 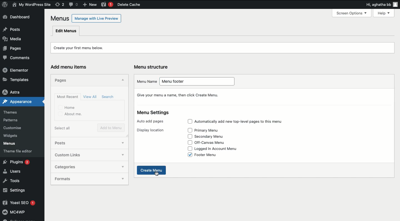 What do you see at coordinates (12, 50) in the screenshot?
I see `Pages` at bounding box center [12, 50].